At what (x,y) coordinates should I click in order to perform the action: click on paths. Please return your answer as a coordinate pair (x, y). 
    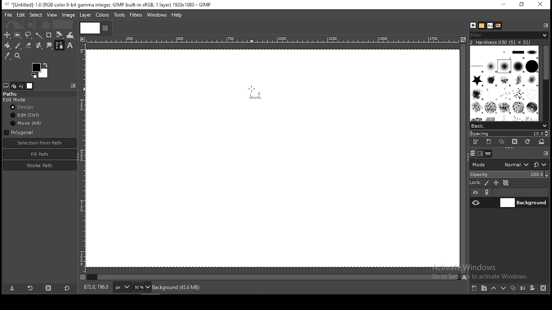
    Looking at the image, I should click on (489, 154).